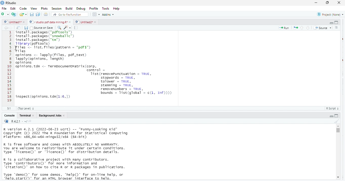 The width and height of the screenshot is (345, 181). I want to click on show in new window, so click(19, 28).